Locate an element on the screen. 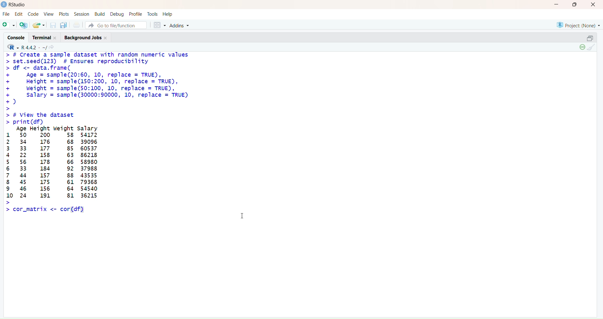  Profile is located at coordinates (136, 14).